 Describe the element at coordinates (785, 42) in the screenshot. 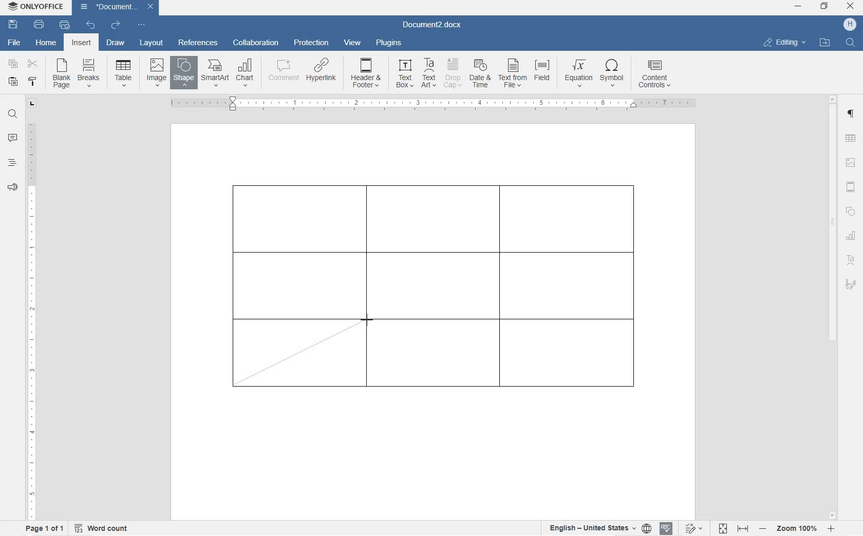

I see `EDITING` at that location.